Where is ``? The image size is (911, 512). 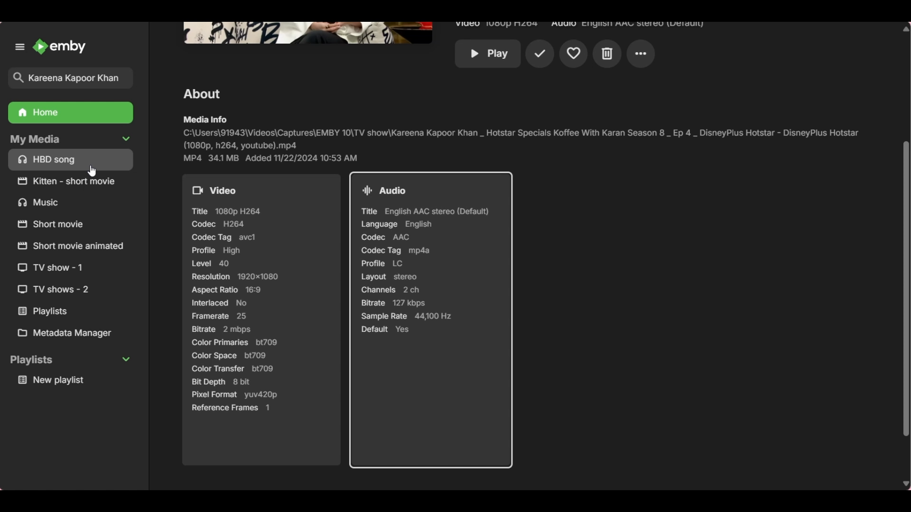  is located at coordinates (605, 53).